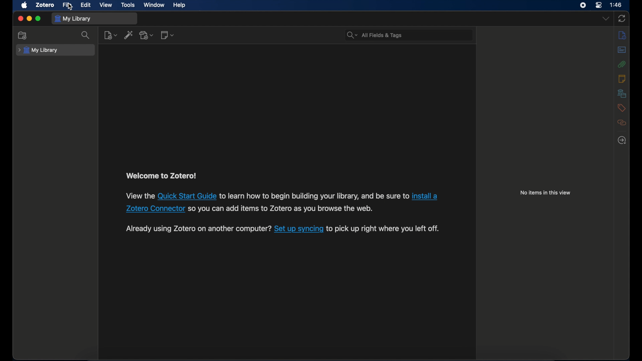  What do you see at coordinates (85, 5) in the screenshot?
I see `edit` at bounding box center [85, 5].